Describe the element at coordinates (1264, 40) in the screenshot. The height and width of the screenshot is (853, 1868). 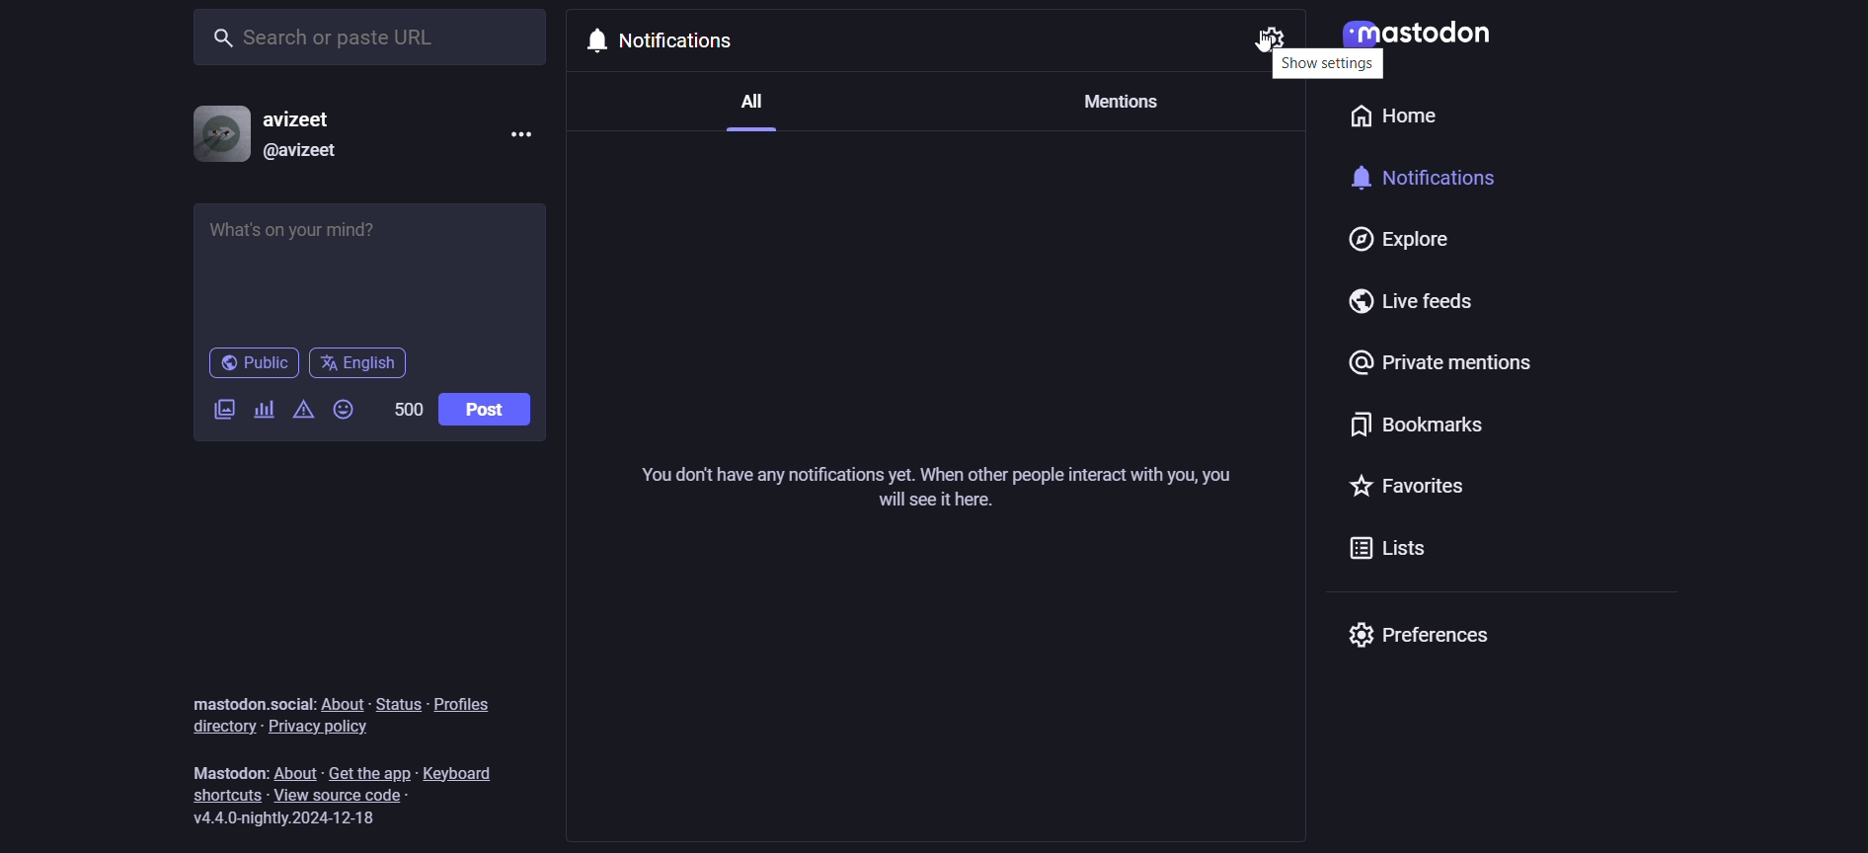
I see `setting` at that location.